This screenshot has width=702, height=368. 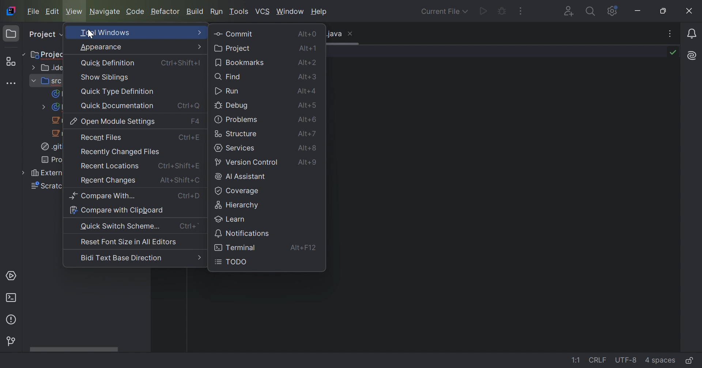 What do you see at coordinates (691, 34) in the screenshot?
I see `Notifications` at bounding box center [691, 34].